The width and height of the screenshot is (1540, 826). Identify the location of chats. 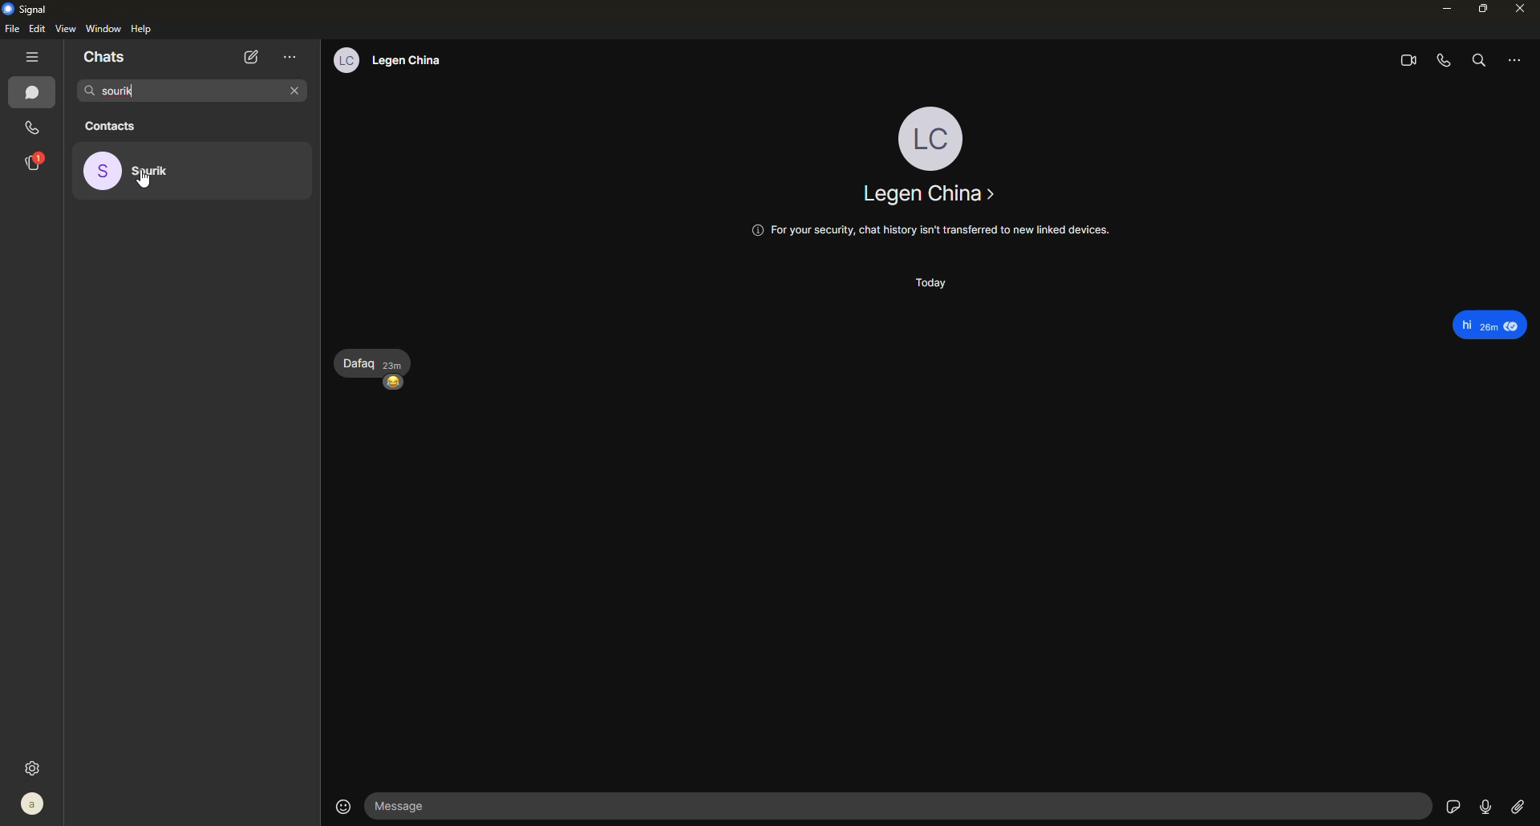
(105, 57).